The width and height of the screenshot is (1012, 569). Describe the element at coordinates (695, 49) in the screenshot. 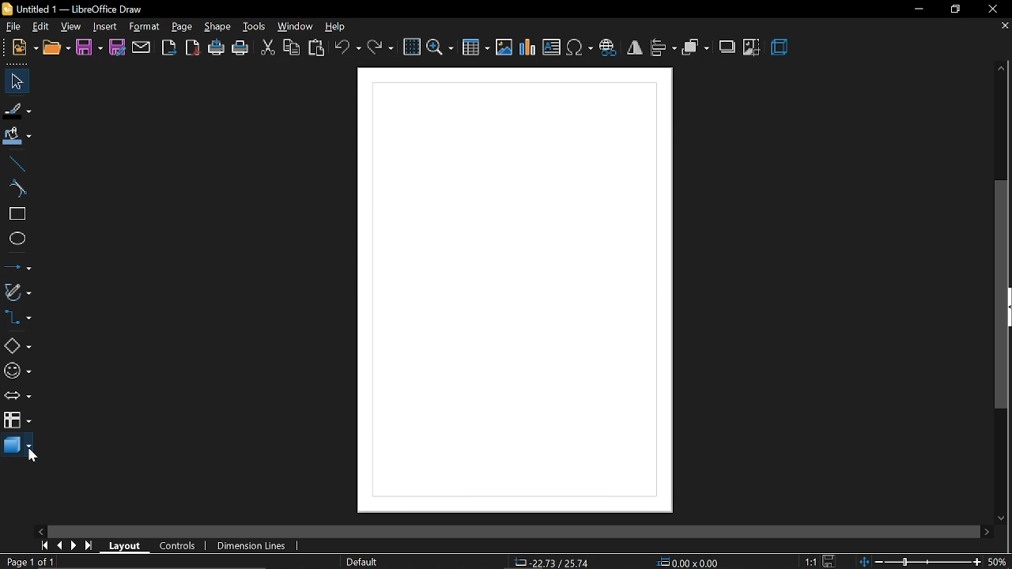

I see `arrange` at that location.